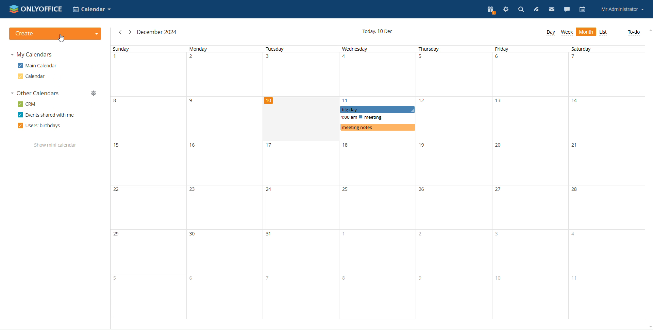 This screenshot has height=330, width=653. I want to click on feed, so click(536, 10).